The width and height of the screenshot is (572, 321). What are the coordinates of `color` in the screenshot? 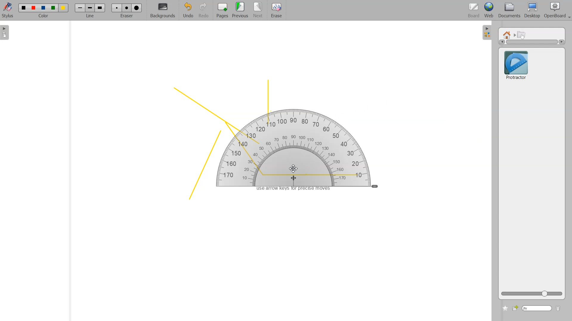 It's located at (44, 17).